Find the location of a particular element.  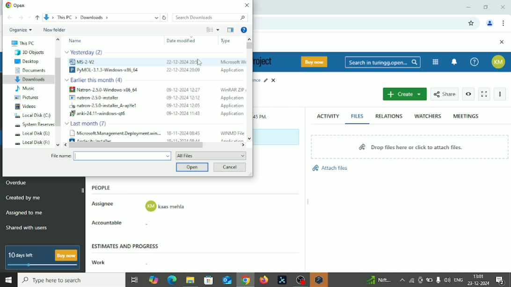

Notifications is located at coordinates (503, 280).